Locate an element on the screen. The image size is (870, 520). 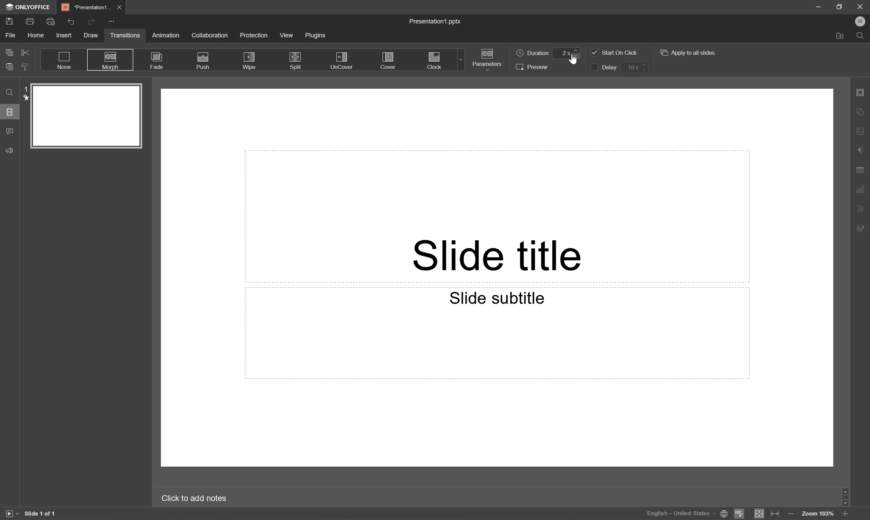
Image settings is located at coordinates (861, 130).